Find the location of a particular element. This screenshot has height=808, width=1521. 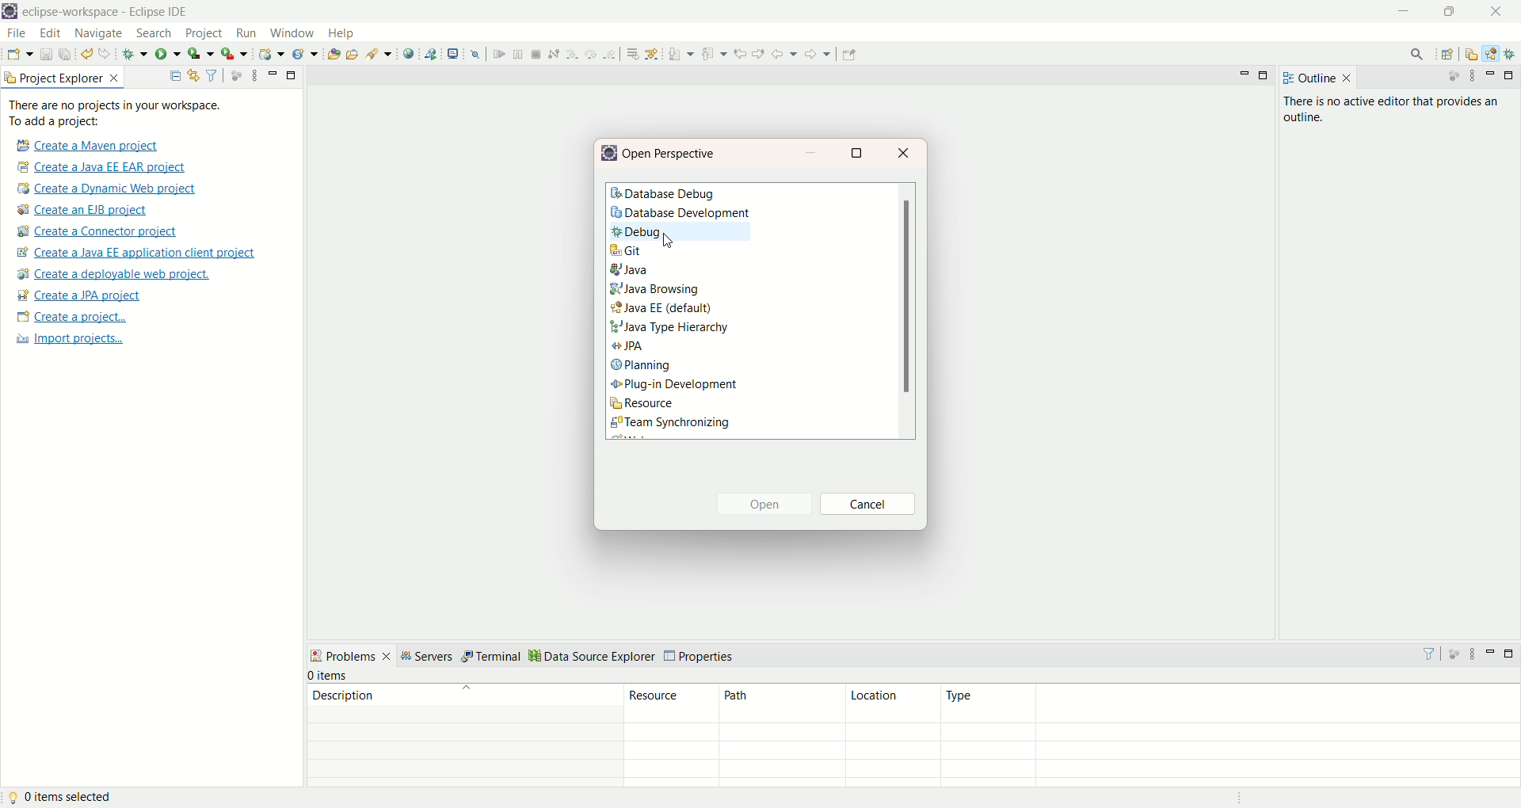

coverage is located at coordinates (199, 54).